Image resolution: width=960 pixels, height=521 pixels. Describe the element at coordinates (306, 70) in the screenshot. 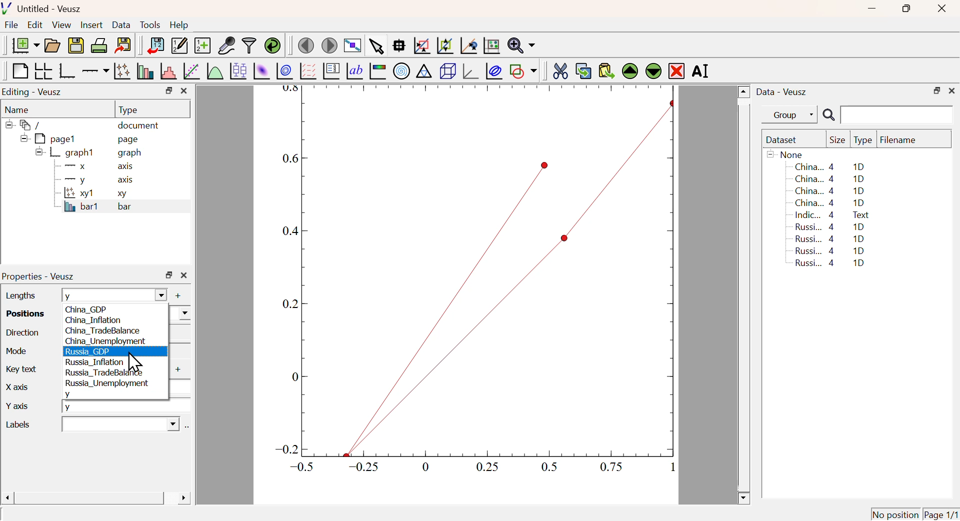

I see `Plot Vector Field` at that location.